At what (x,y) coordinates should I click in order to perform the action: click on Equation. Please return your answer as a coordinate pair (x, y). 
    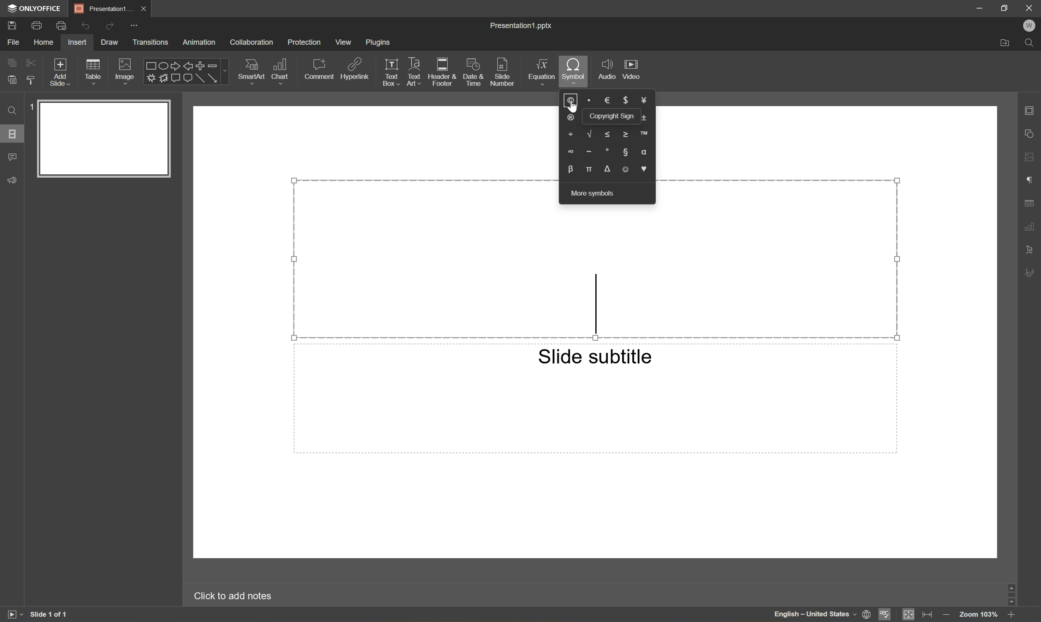
    Looking at the image, I should click on (541, 73).